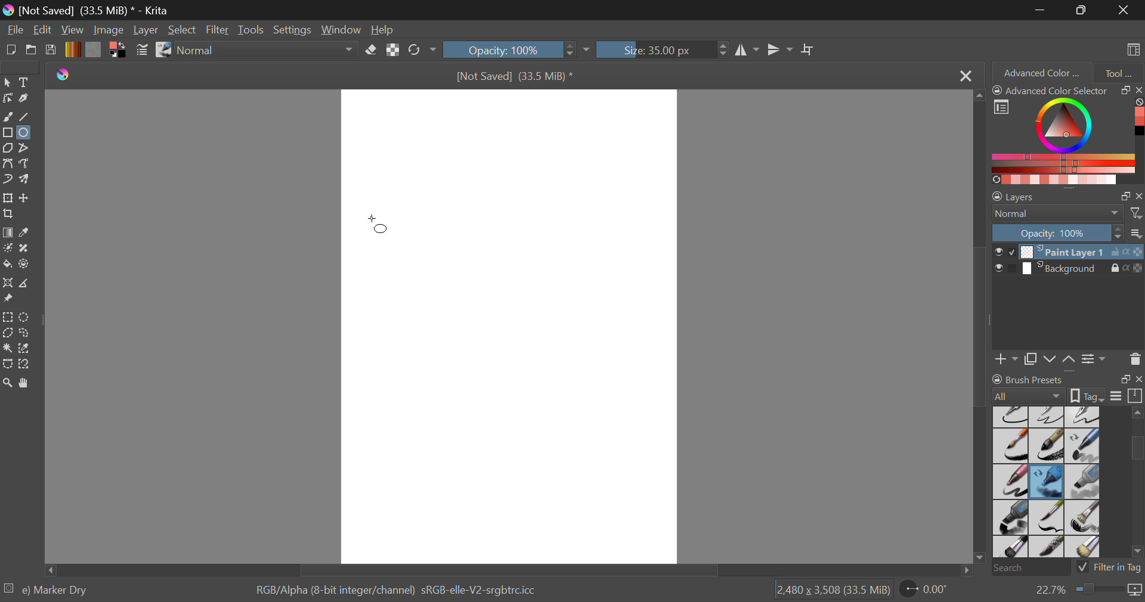 Image resolution: width=1145 pixels, height=602 pixels. I want to click on Rectangle Selection Tool, so click(7, 316).